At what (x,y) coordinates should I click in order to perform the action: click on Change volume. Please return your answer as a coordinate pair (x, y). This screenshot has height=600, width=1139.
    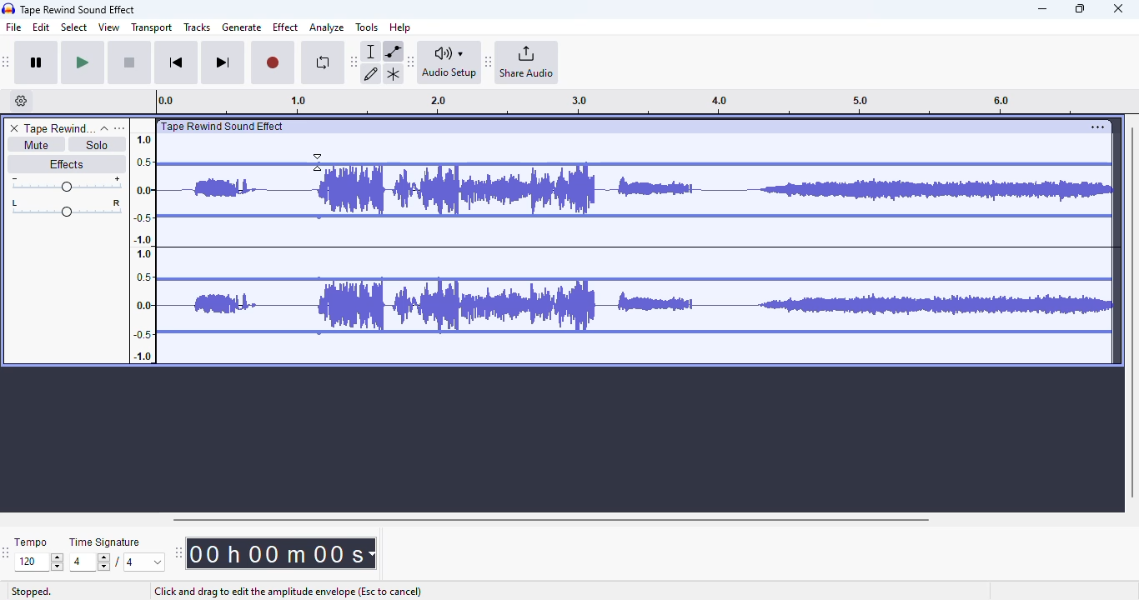
    Looking at the image, I should click on (66, 184).